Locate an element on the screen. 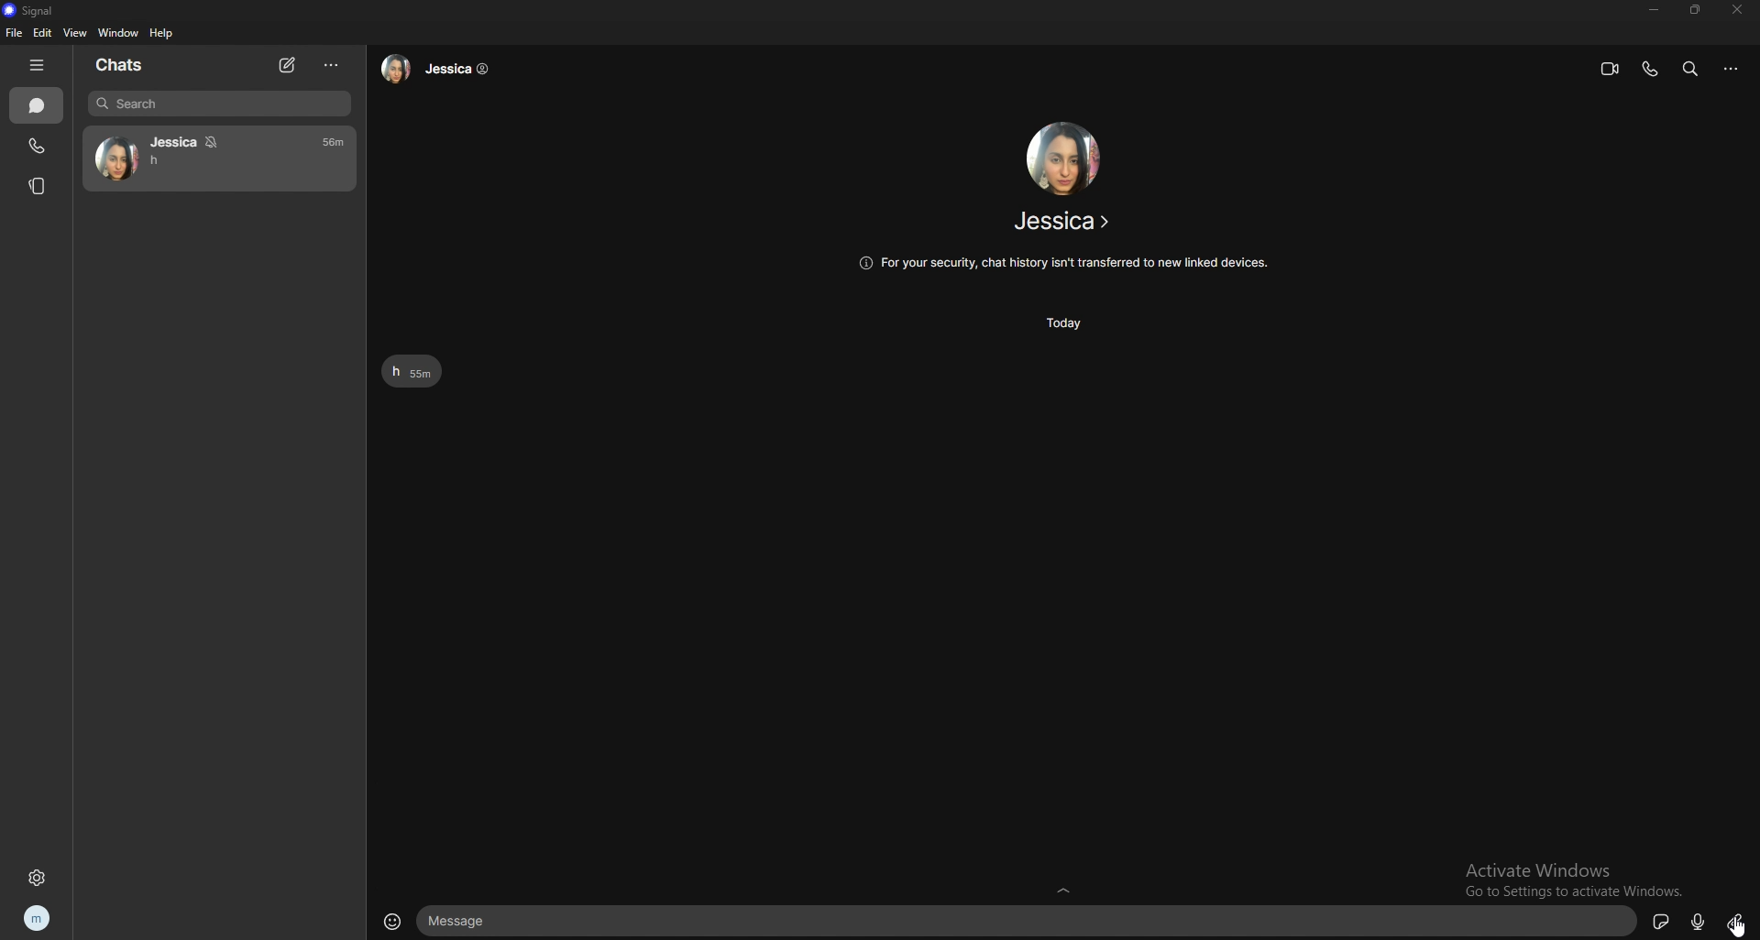  window is located at coordinates (119, 33).